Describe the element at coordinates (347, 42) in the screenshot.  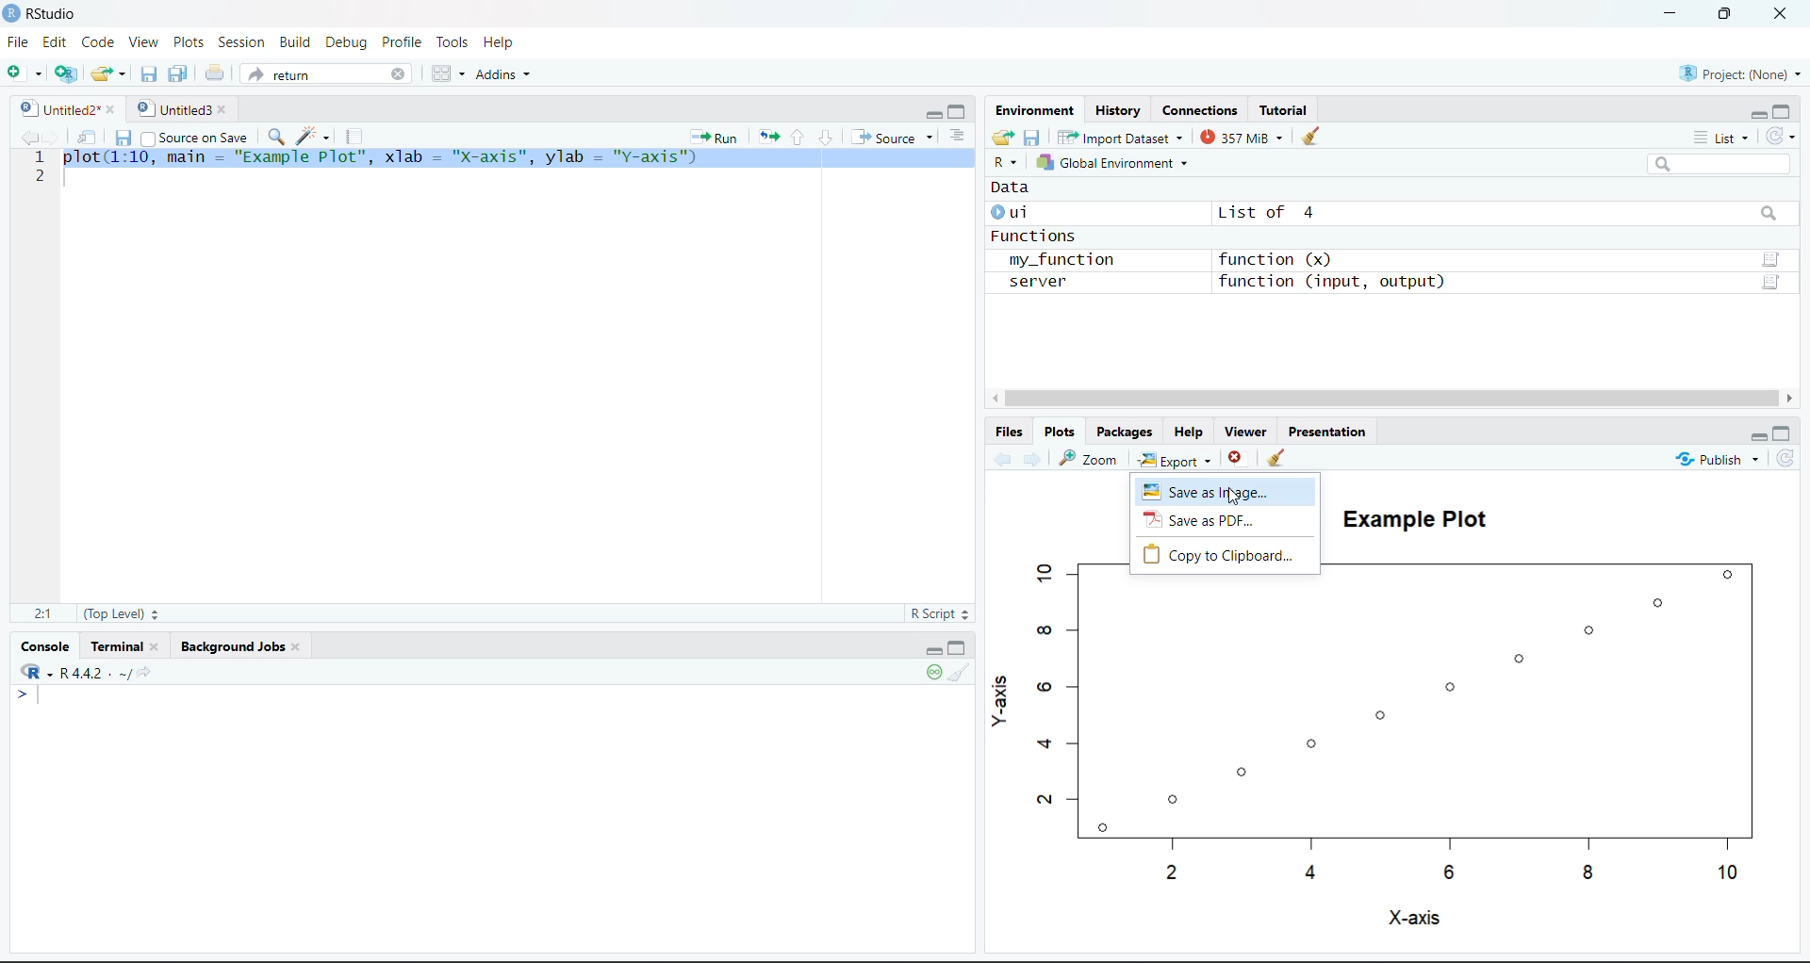
I see `Debug` at that location.